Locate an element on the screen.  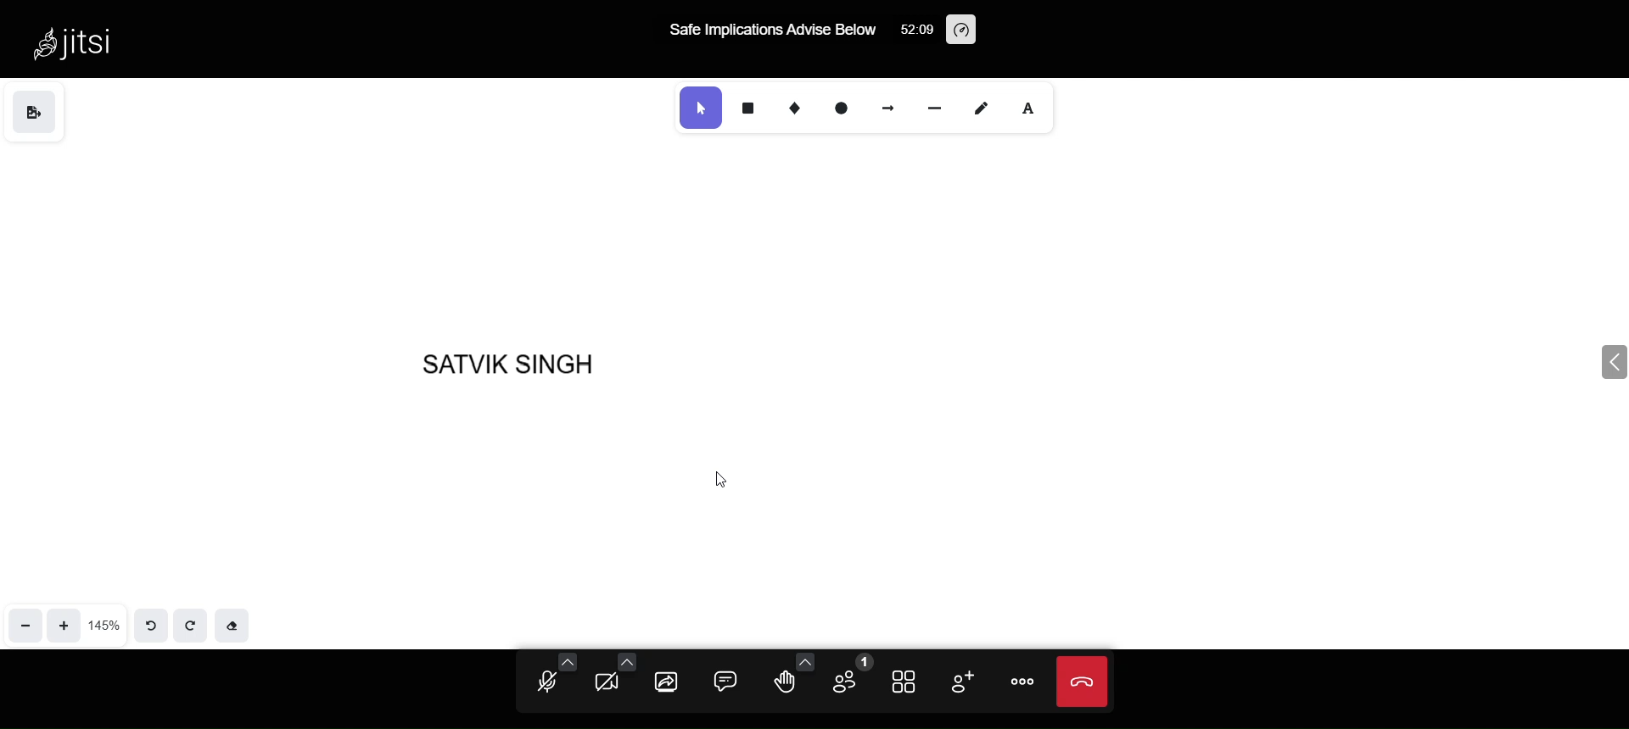
participants is located at coordinates (850, 674).